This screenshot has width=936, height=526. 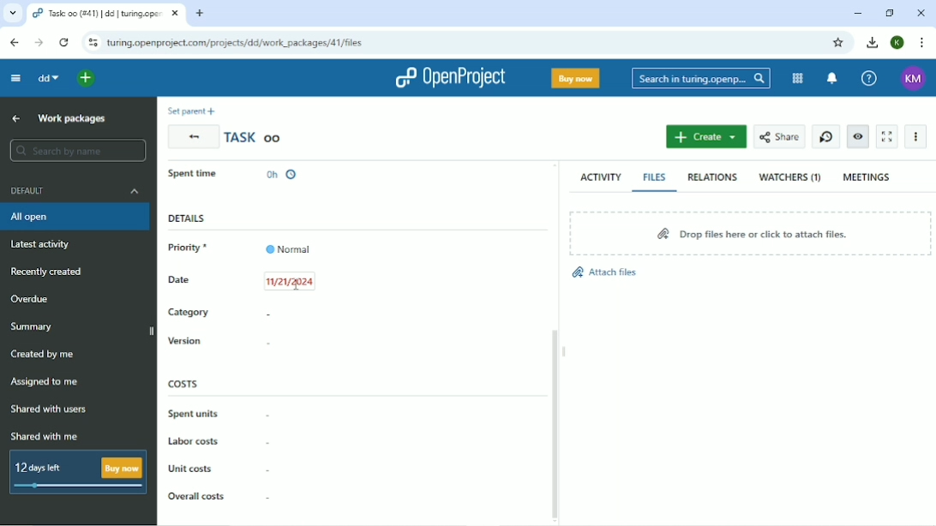 What do you see at coordinates (869, 176) in the screenshot?
I see `Meetings` at bounding box center [869, 176].